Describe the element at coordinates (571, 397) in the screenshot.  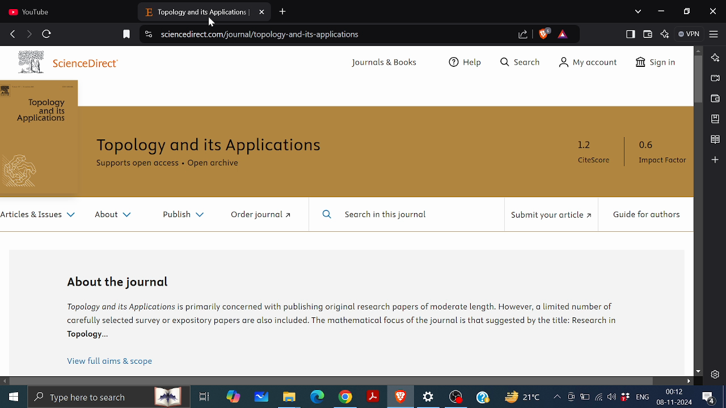
I see `Meet now` at that location.